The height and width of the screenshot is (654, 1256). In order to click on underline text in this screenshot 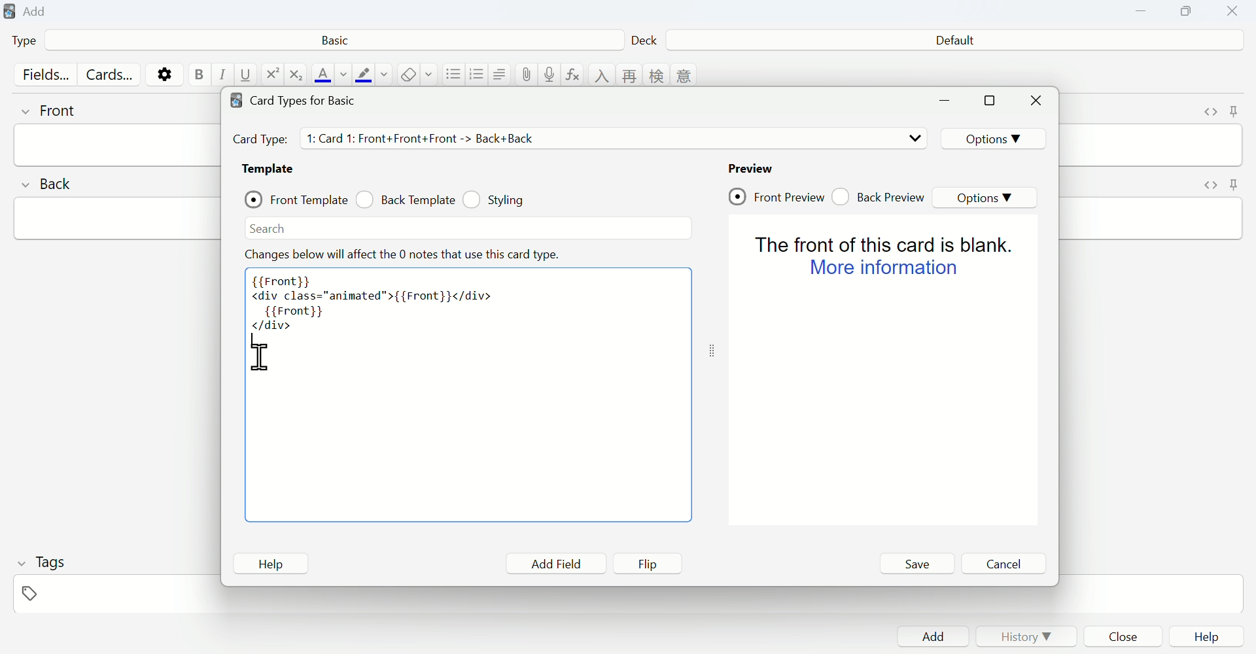, I will do `click(246, 75)`.